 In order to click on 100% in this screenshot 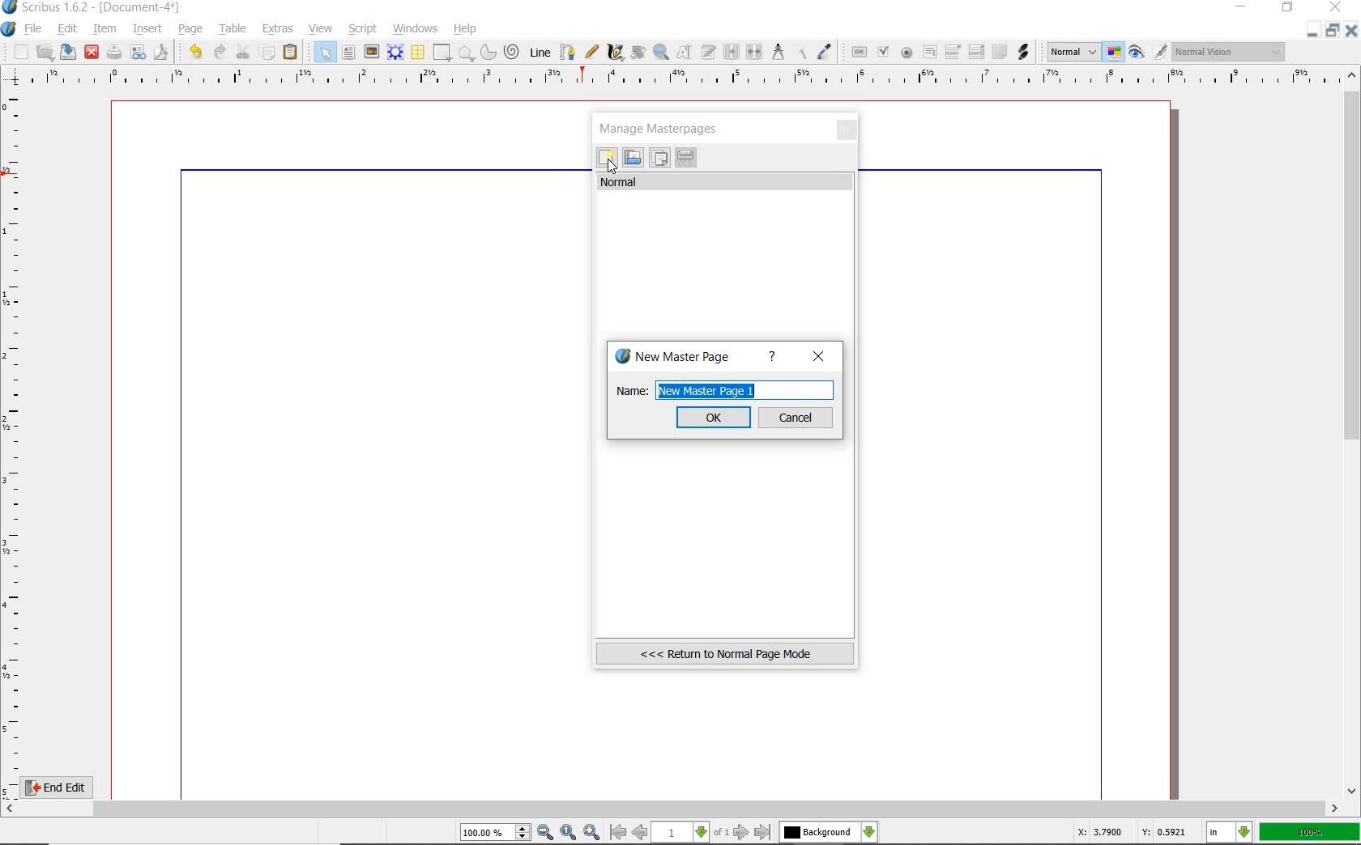, I will do `click(1311, 832)`.